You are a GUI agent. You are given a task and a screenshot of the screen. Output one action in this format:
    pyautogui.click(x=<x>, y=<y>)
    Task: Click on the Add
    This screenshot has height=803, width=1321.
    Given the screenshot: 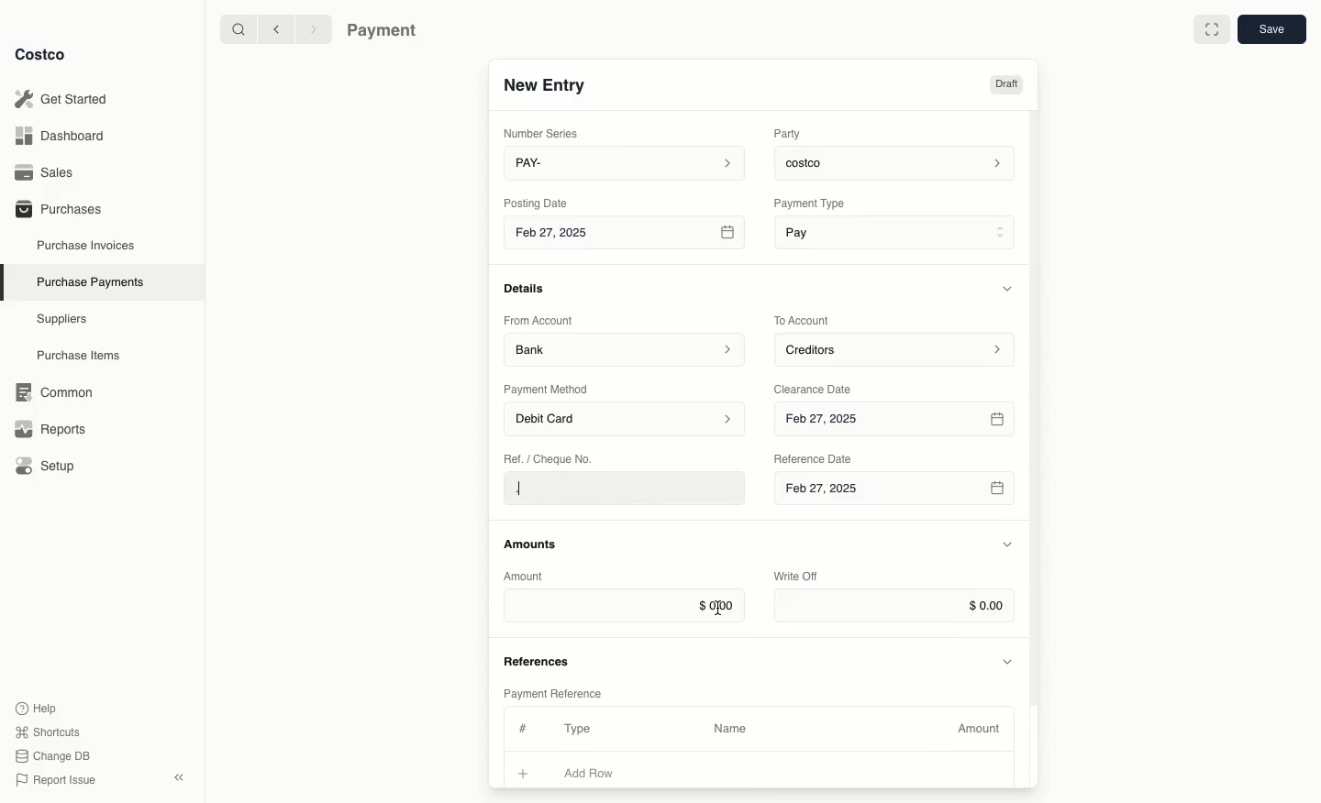 What is the action you would take?
    pyautogui.click(x=524, y=771)
    